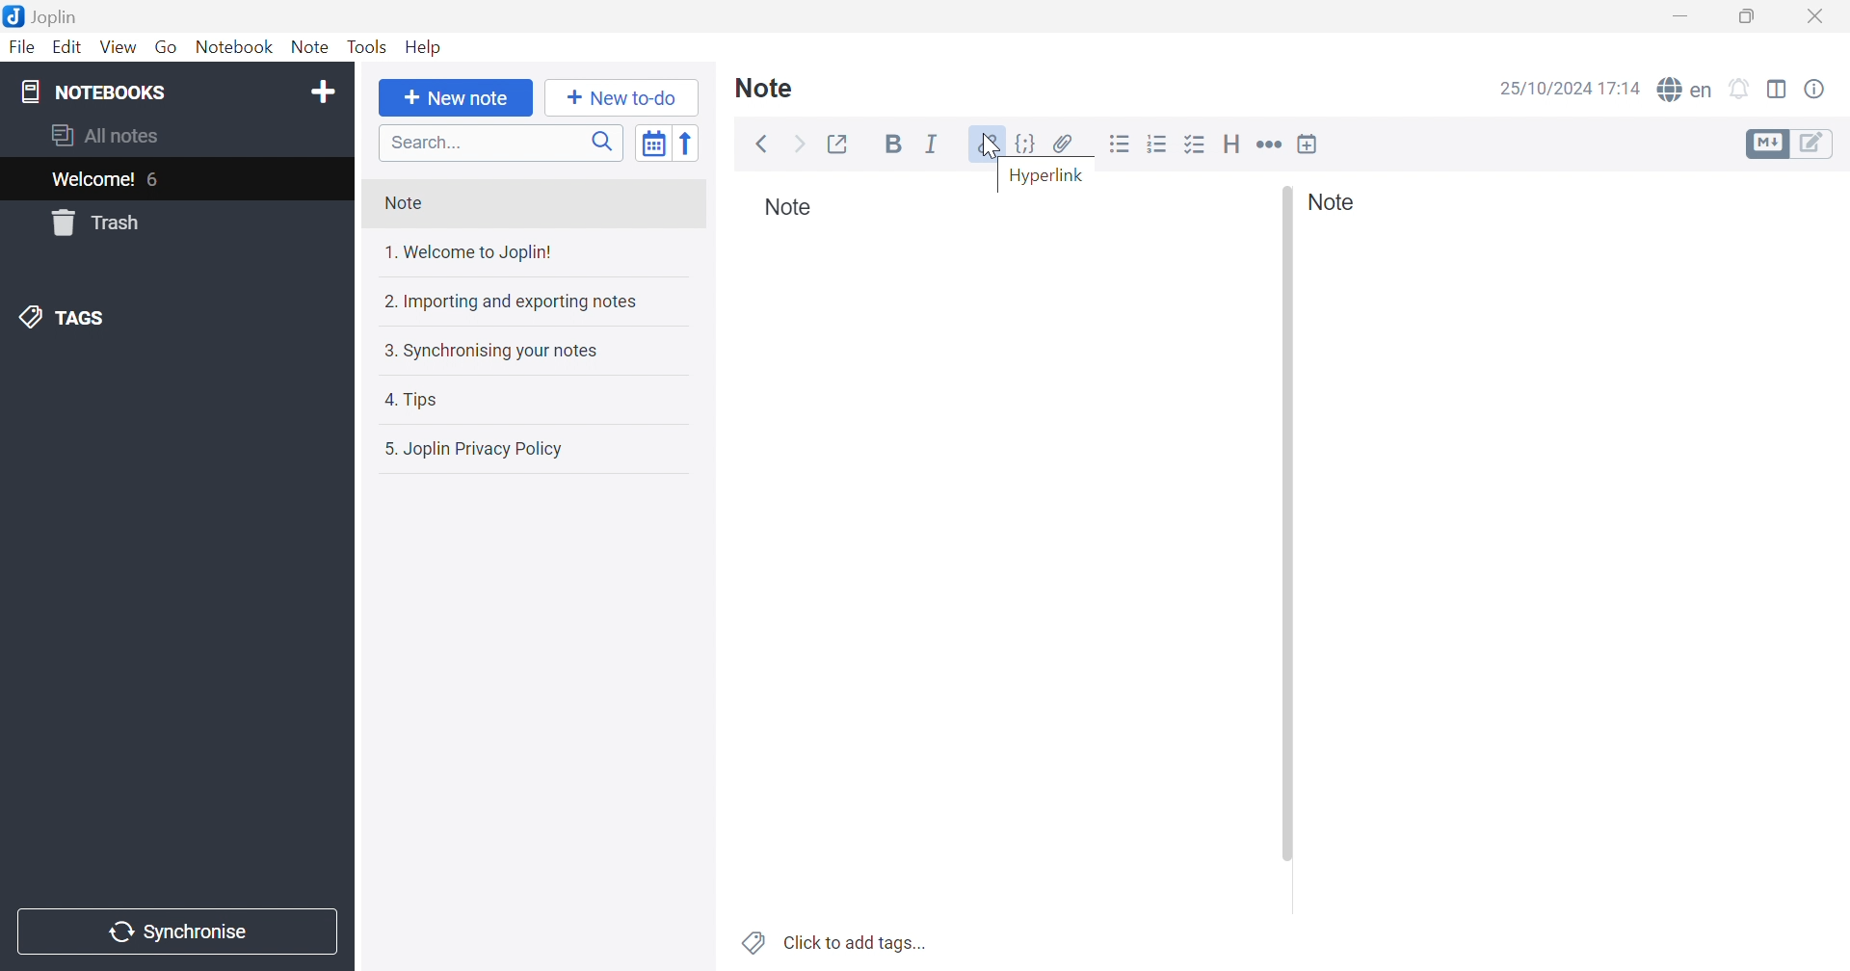 The image size is (1850, 971). Describe the element at coordinates (325, 94) in the screenshot. I see `Add new notebook` at that location.